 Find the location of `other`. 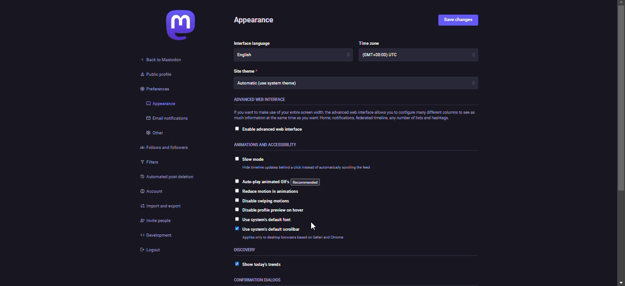

other is located at coordinates (156, 134).